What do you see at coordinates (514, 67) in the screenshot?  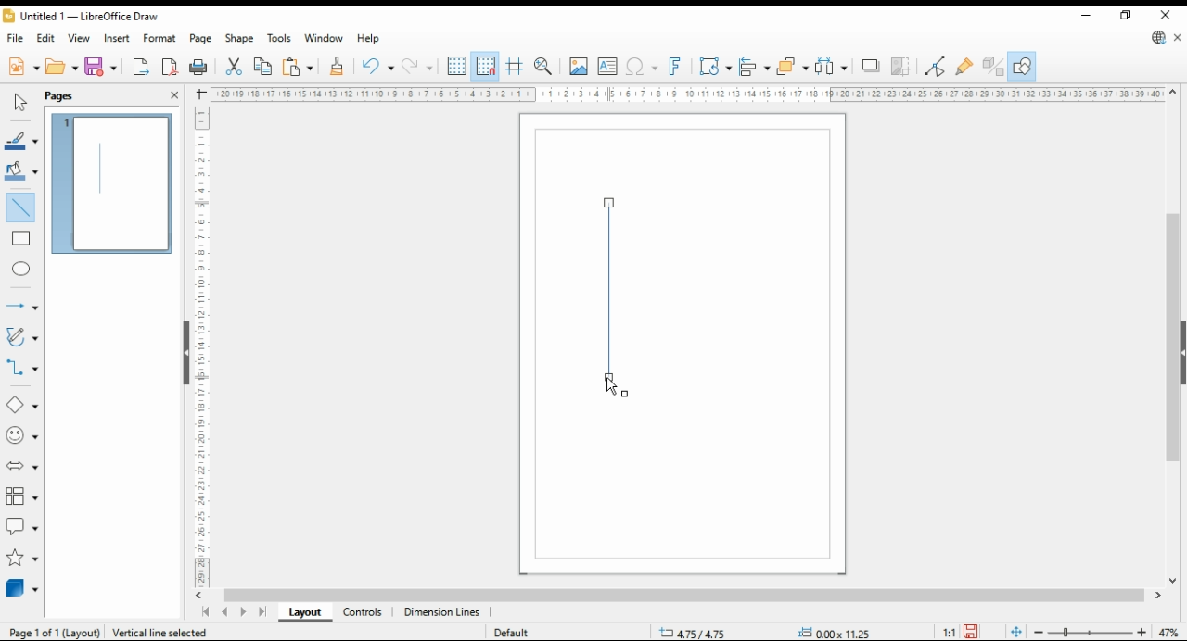 I see `helplines while moving` at bounding box center [514, 67].